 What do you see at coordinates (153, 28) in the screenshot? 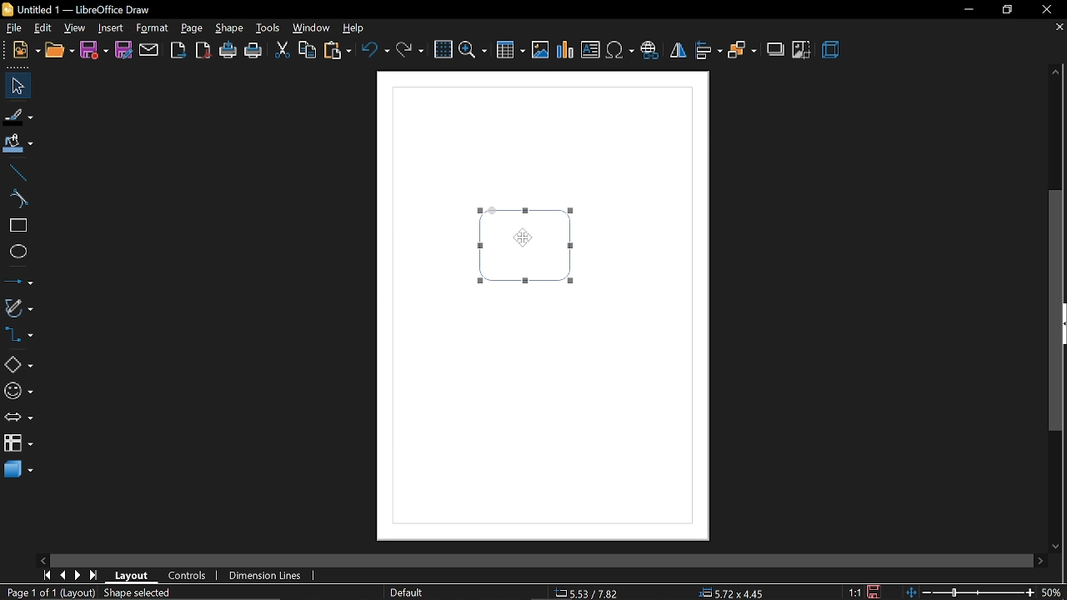
I see `format` at bounding box center [153, 28].